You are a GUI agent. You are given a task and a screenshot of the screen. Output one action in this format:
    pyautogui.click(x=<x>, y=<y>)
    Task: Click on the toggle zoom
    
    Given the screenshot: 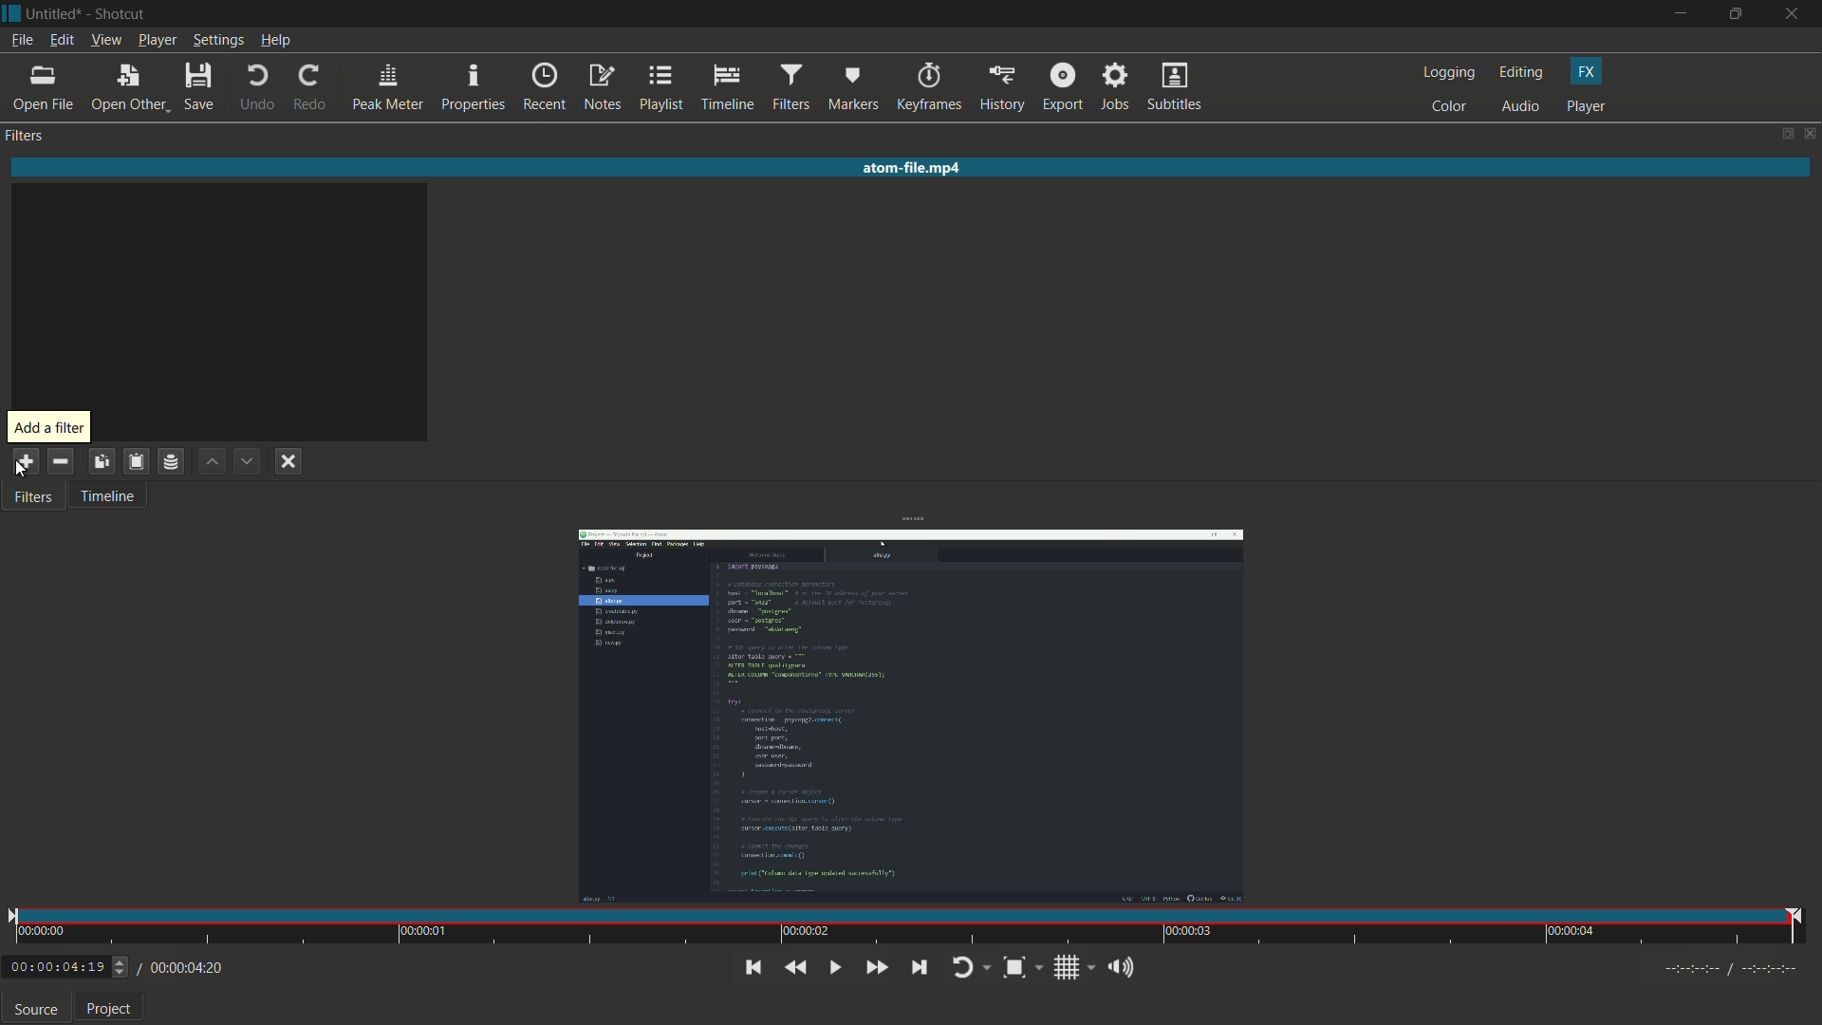 What is the action you would take?
    pyautogui.click(x=1023, y=969)
    